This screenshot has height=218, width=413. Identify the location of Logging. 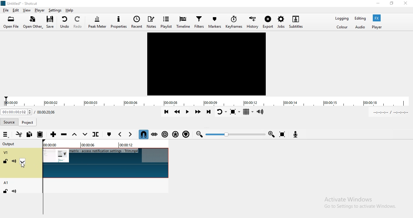
(341, 19).